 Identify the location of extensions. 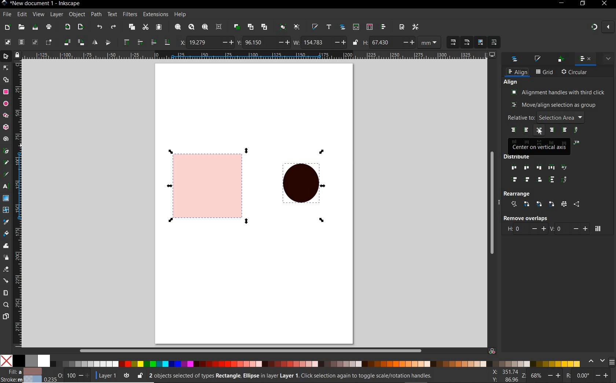
(155, 14).